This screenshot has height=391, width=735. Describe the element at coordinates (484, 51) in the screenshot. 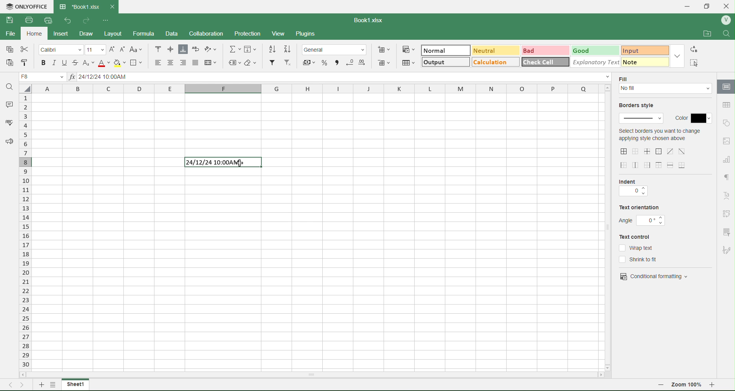

I see `Neutral` at that location.